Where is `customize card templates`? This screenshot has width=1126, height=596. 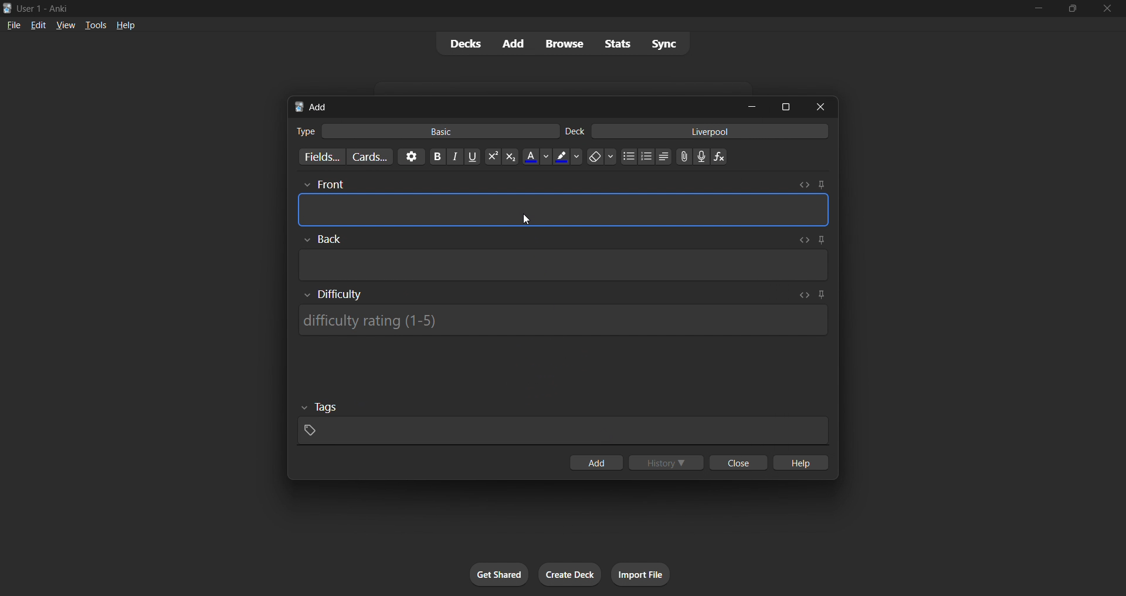
customize card templates is located at coordinates (369, 157).